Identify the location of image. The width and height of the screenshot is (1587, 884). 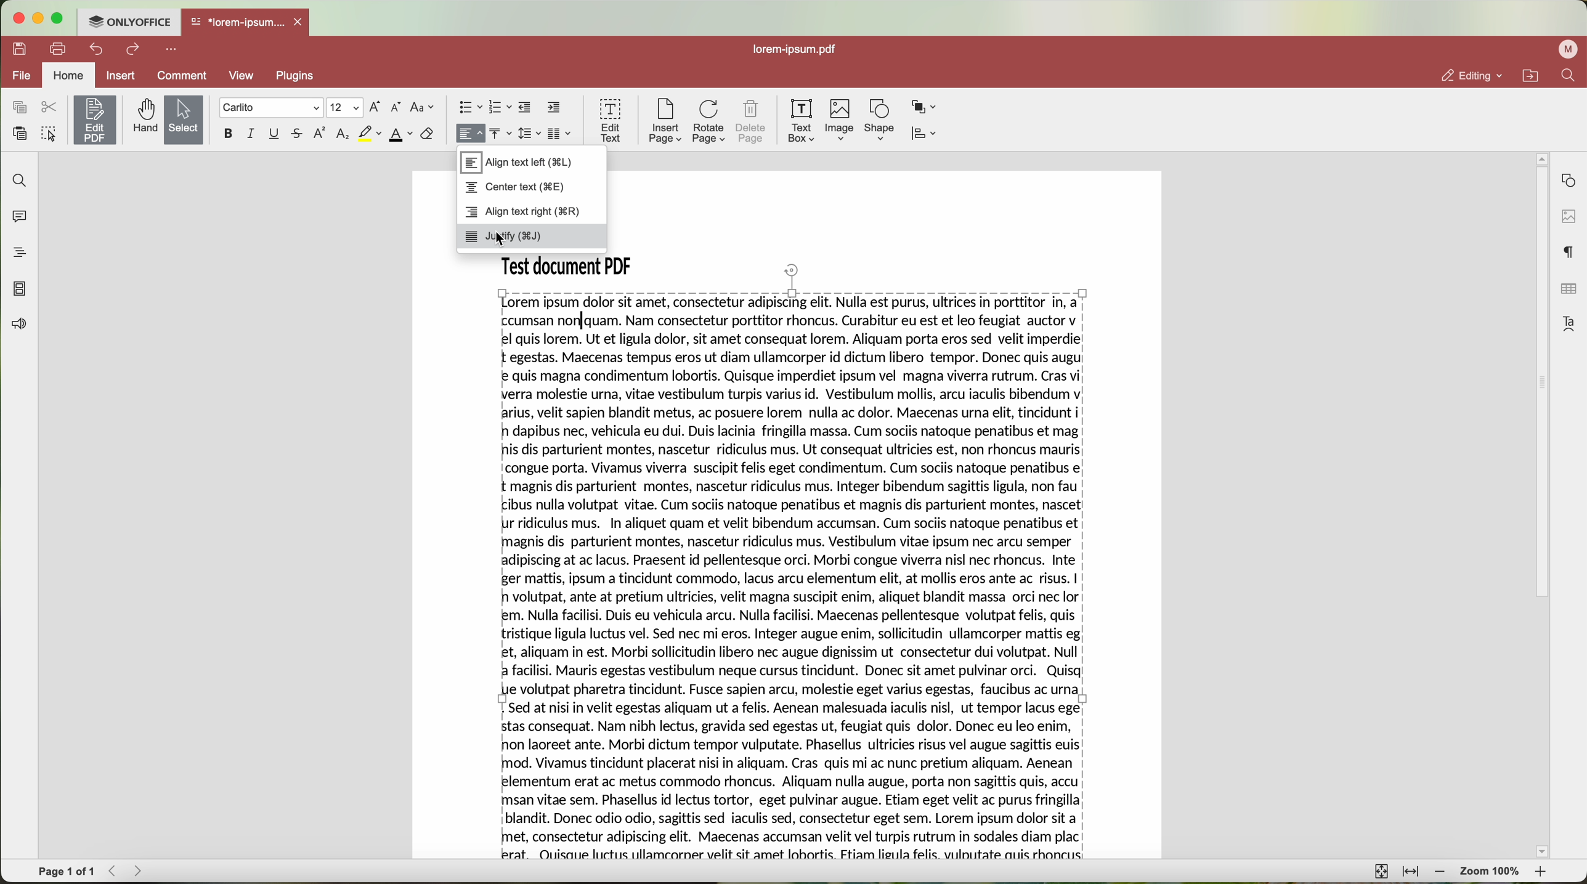
(841, 120).